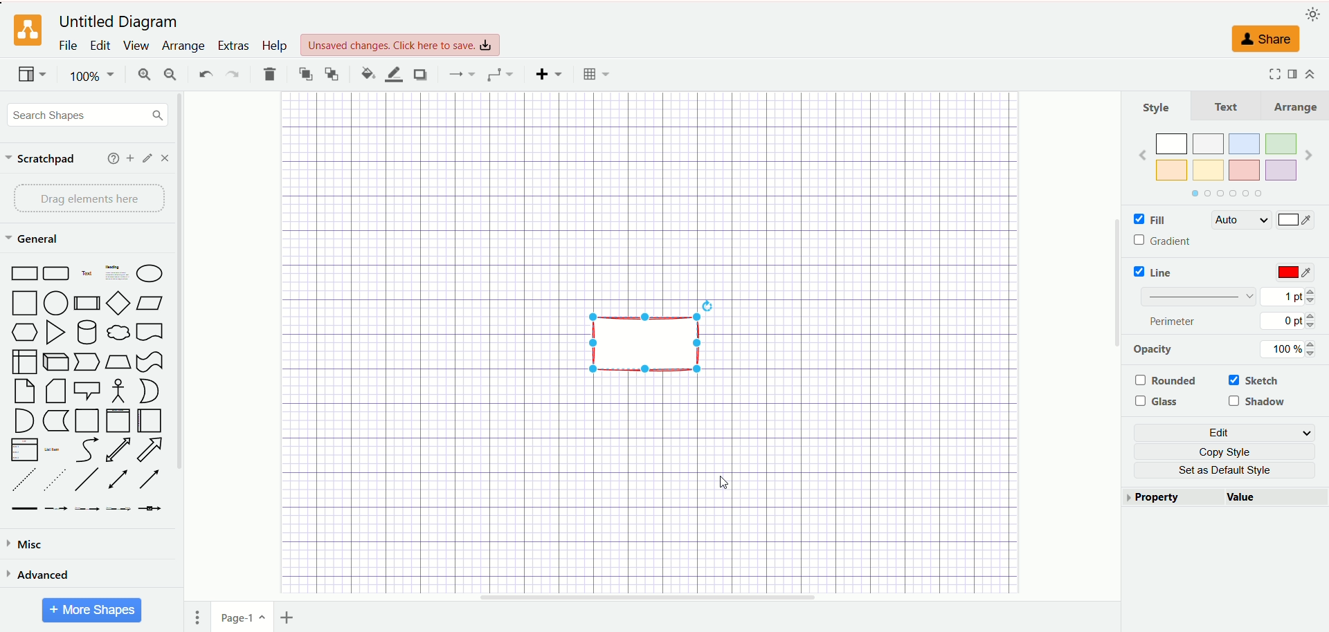 This screenshot has height=632, width=1329. What do you see at coordinates (111, 158) in the screenshot?
I see `help` at bounding box center [111, 158].